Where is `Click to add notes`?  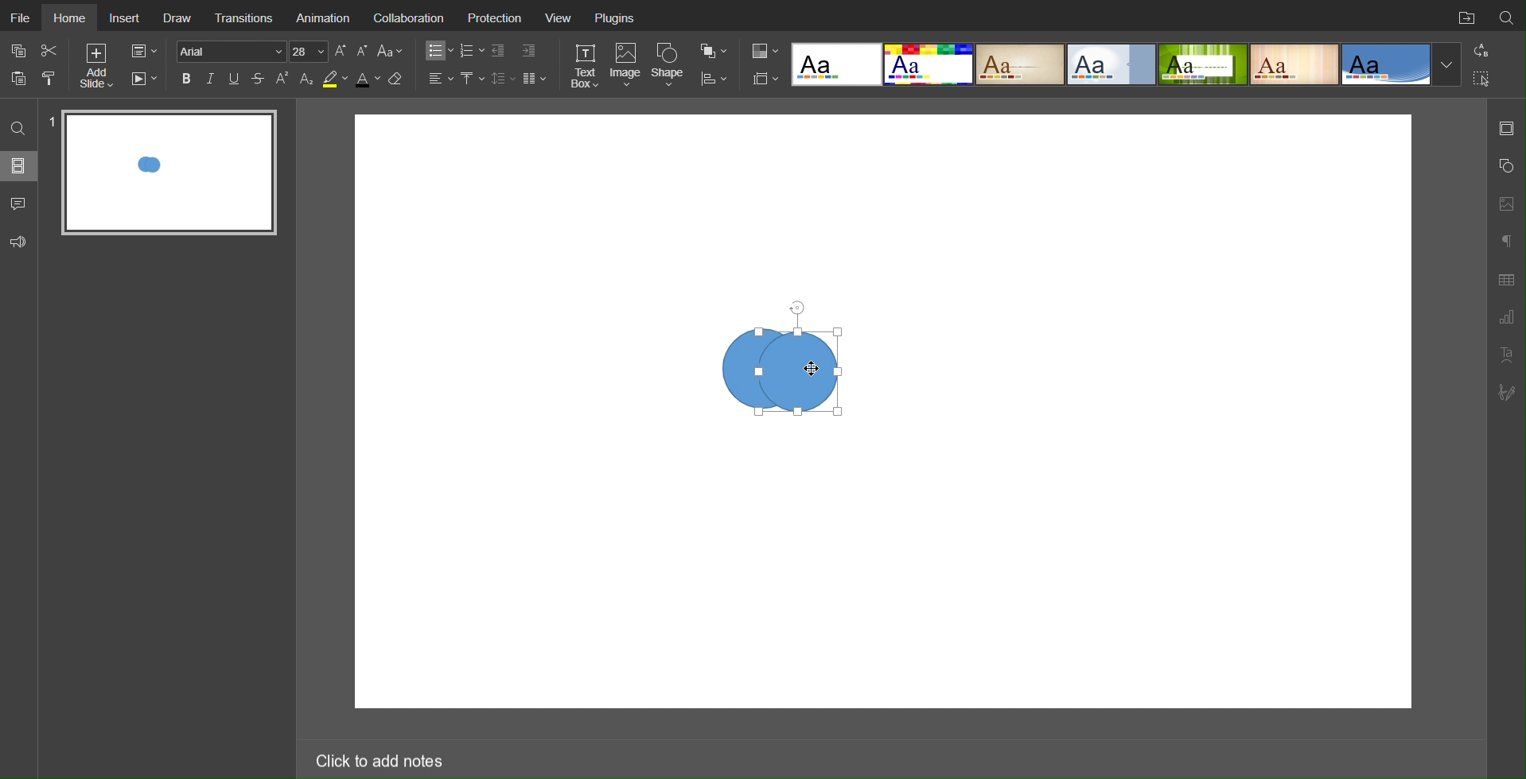 Click to add notes is located at coordinates (378, 758).